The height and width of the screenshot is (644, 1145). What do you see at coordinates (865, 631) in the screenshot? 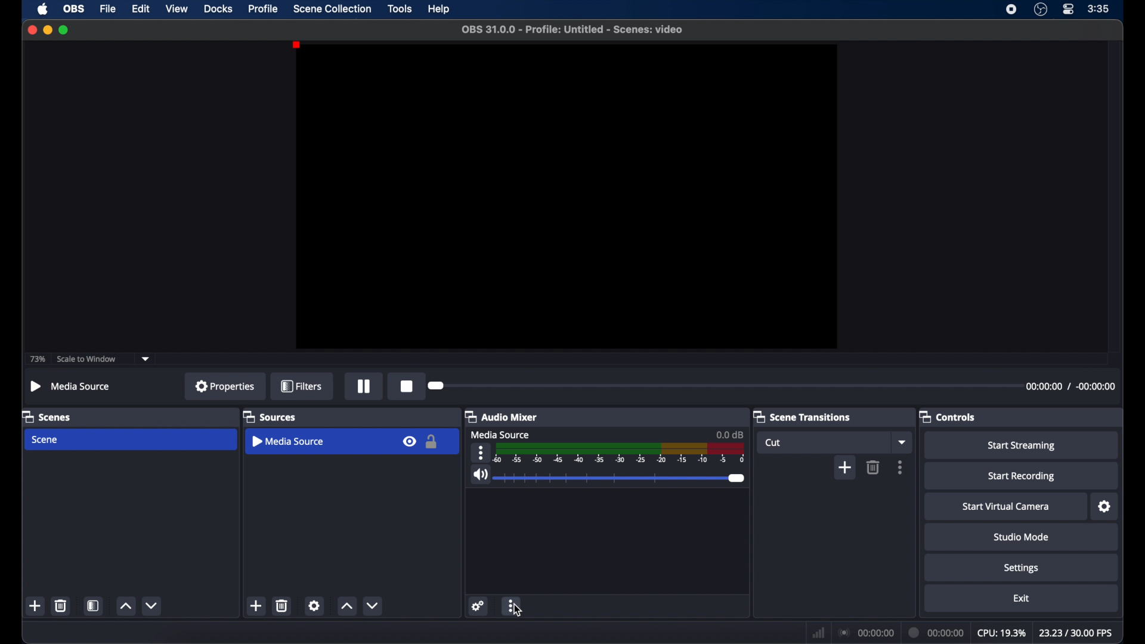
I see `connection` at bounding box center [865, 631].